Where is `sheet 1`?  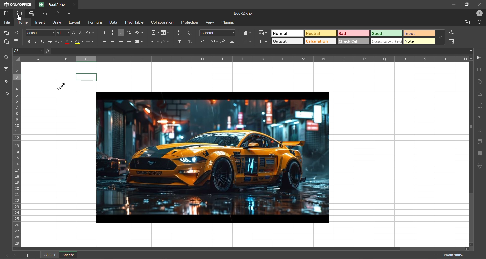
sheet 1 is located at coordinates (50, 255).